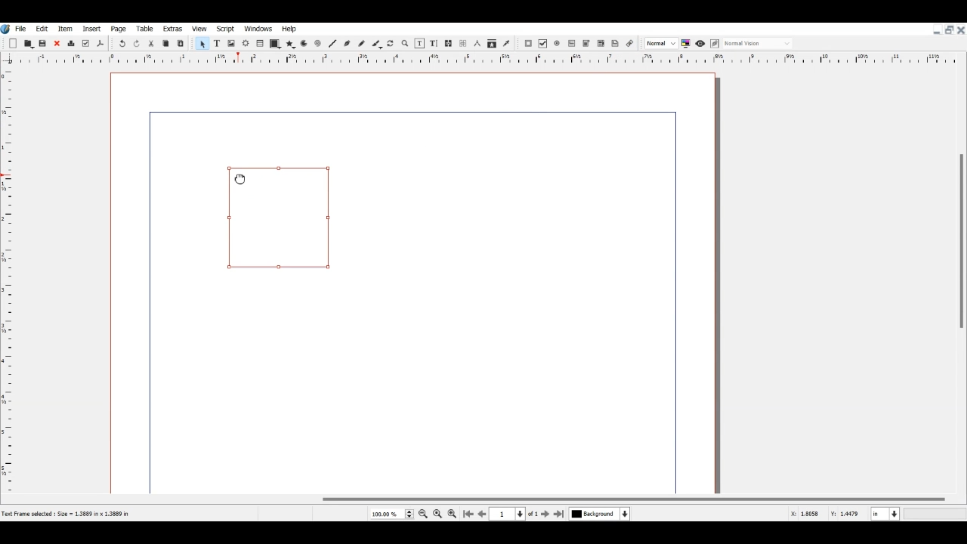 The width and height of the screenshot is (967, 544). I want to click on Copy item properties, so click(492, 45).